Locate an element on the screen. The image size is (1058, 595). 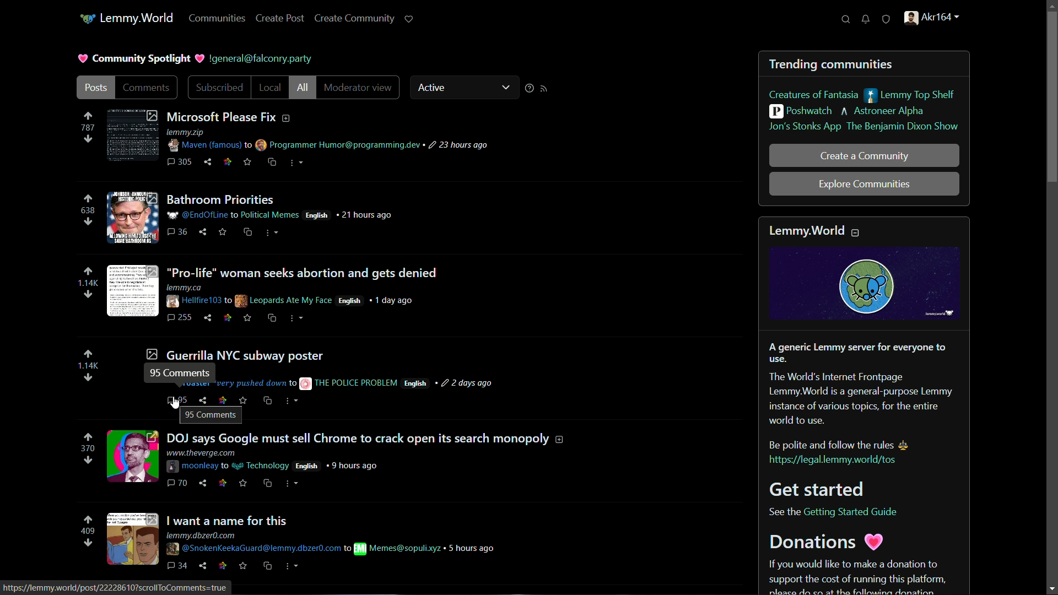
options is located at coordinates (292, 566).